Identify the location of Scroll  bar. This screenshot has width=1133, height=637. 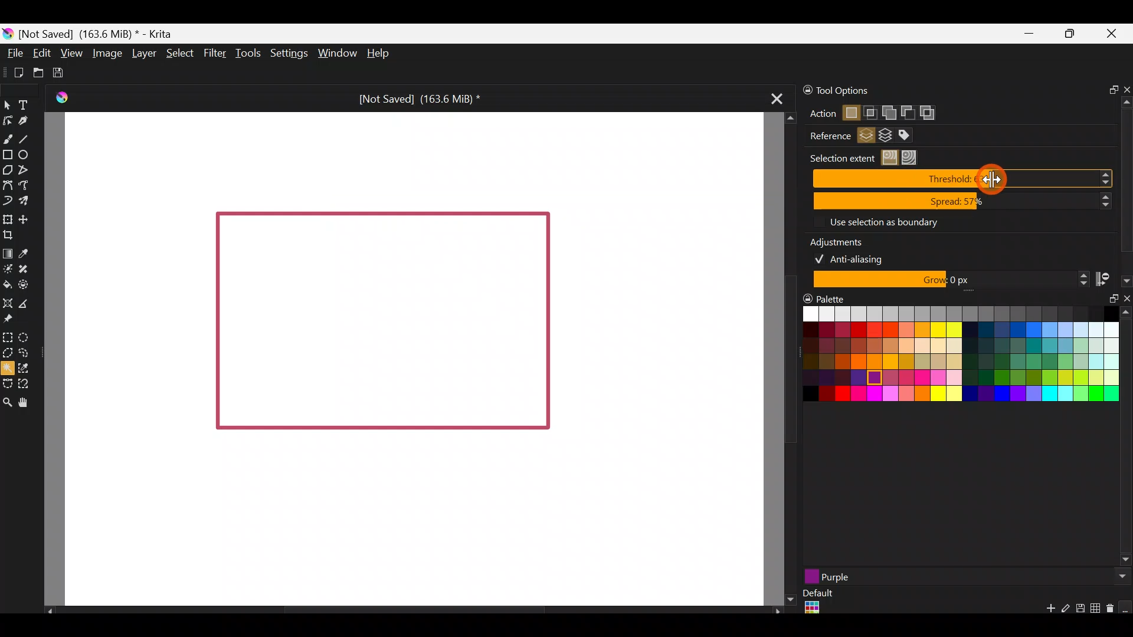
(1126, 179).